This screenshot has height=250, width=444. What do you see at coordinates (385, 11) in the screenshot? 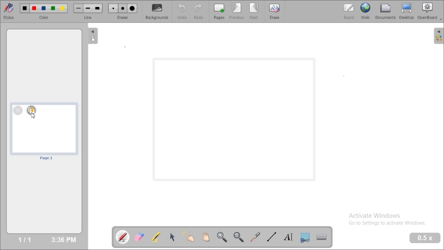
I see `documents` at bounding box center [385, 11].